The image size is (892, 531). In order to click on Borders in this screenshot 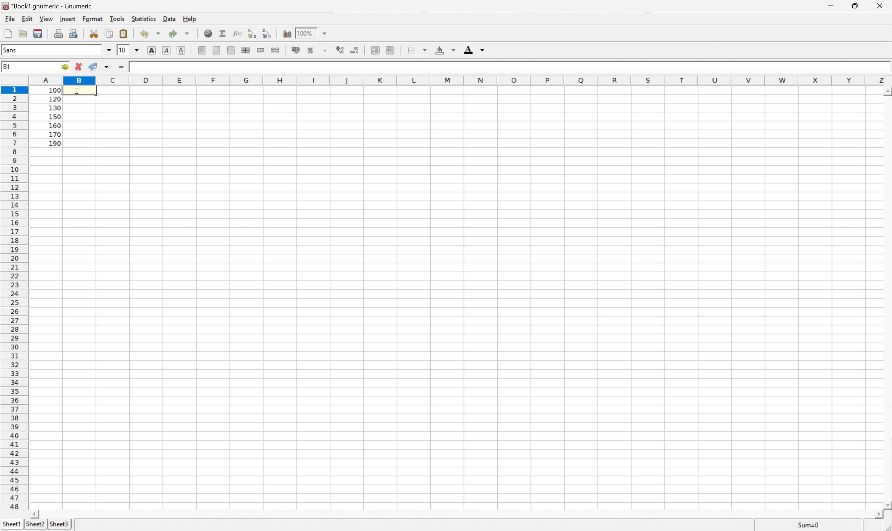, I will do `click(416, 50)`.